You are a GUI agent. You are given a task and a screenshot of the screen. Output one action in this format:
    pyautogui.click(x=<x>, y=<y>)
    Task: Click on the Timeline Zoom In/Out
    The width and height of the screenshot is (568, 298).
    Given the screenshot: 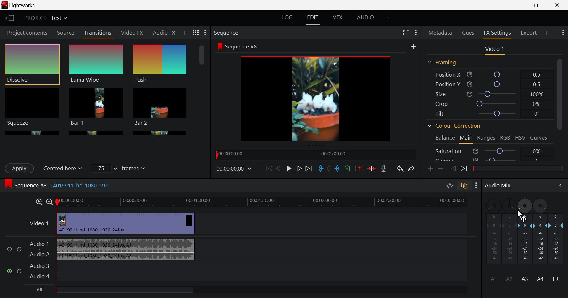 What is the action you would take?
    pyautogui.click(x=43, y=202)
    